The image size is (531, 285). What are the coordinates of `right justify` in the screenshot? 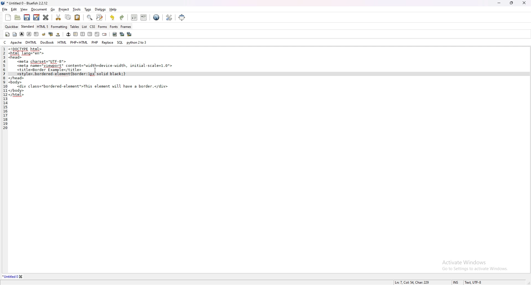 It's located at (90, 34).